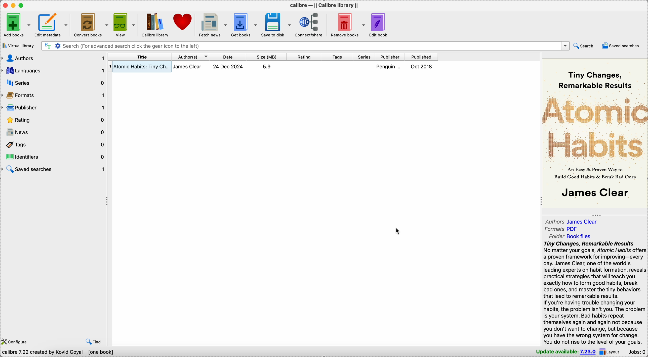 The width and height of the screenshot is (648, 357). What do you see at coordinates (52, 24) in the screenshot?
I see `edit metadata` at bounding box center [52, 24].